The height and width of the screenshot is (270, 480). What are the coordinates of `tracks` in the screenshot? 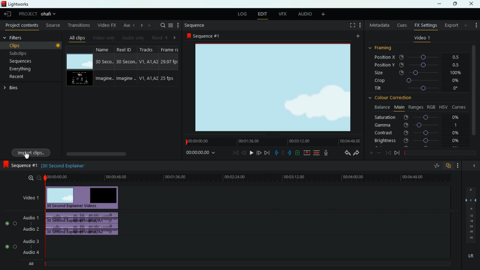 It's located at (146, 66).